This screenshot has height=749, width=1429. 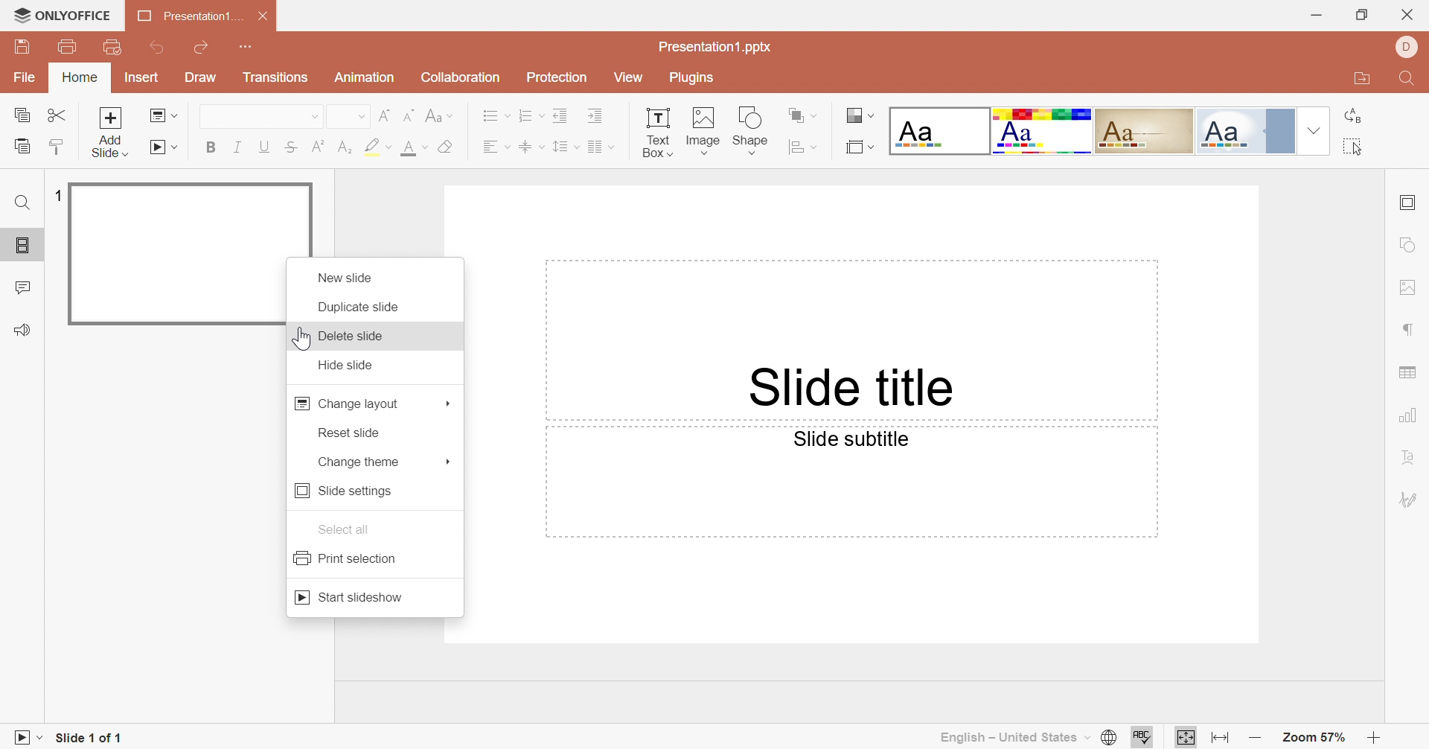 What do you see at coordinates (1411, 203) in the screenshot?
I see `Slide settings` at bounding box center [1411, 203].